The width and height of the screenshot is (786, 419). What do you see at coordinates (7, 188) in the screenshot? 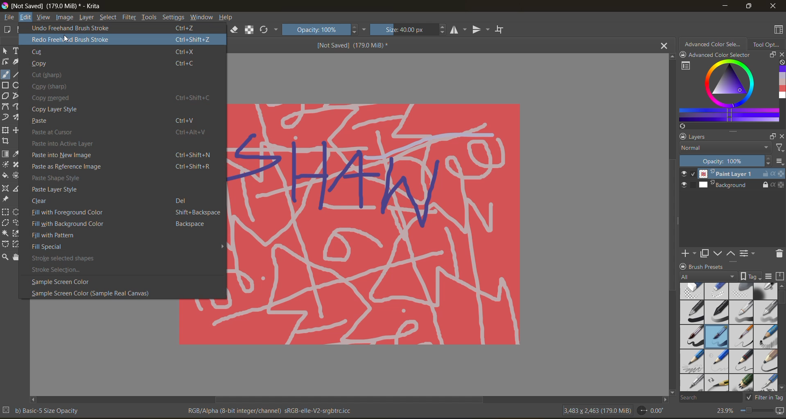
I see `Assistant tool` at bounding box center [7, 188].